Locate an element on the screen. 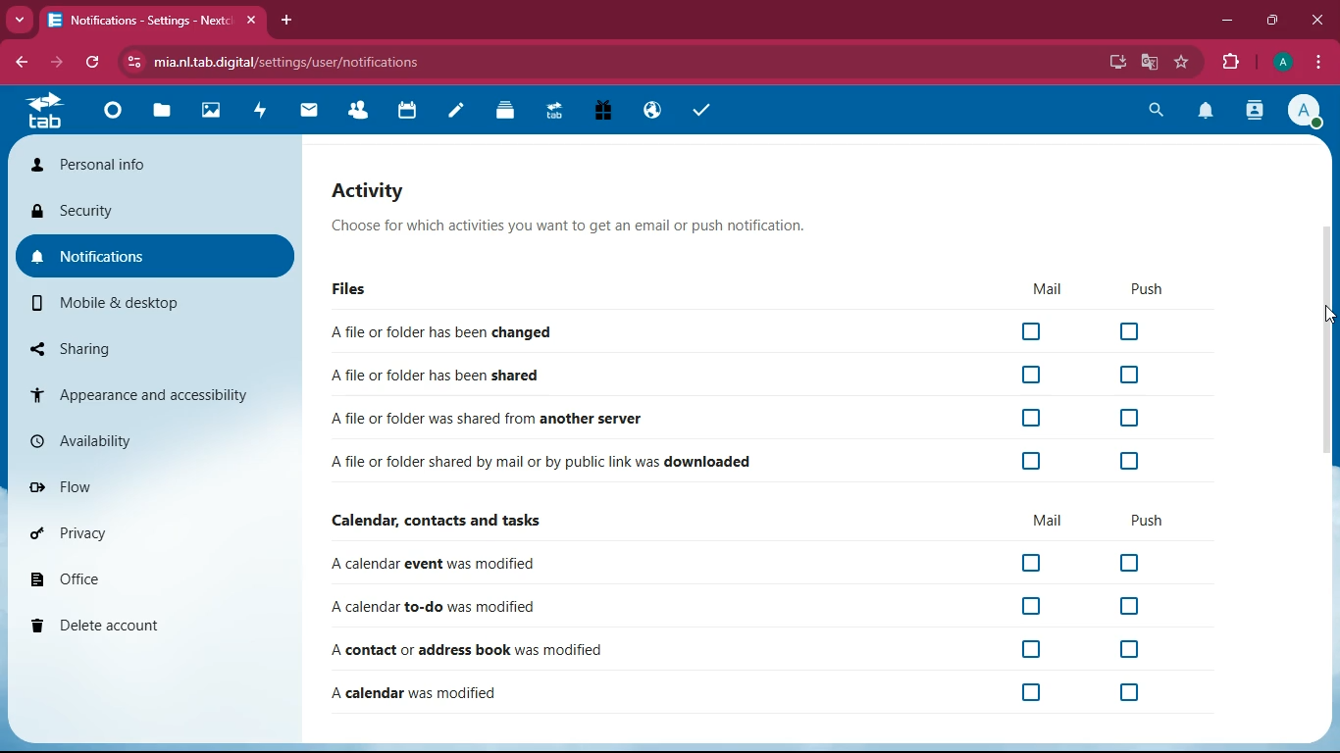  A file or folder was shared from another server is located at coordinates (738, 420).